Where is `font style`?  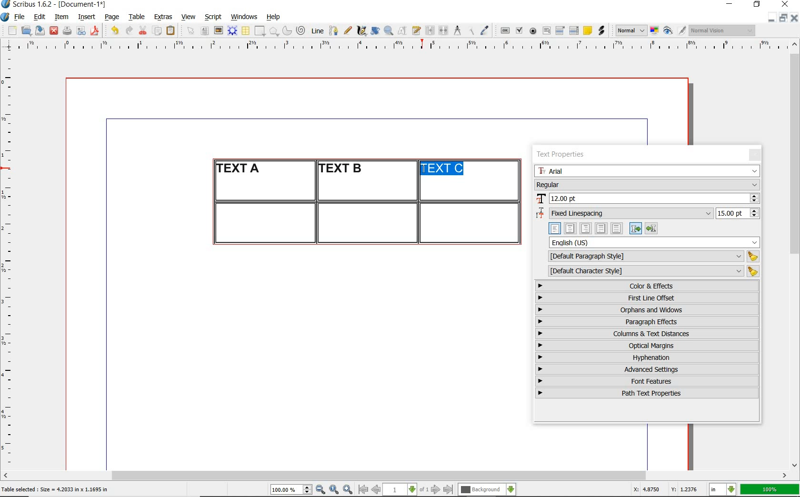 font style is located at coordinates (647, 184).